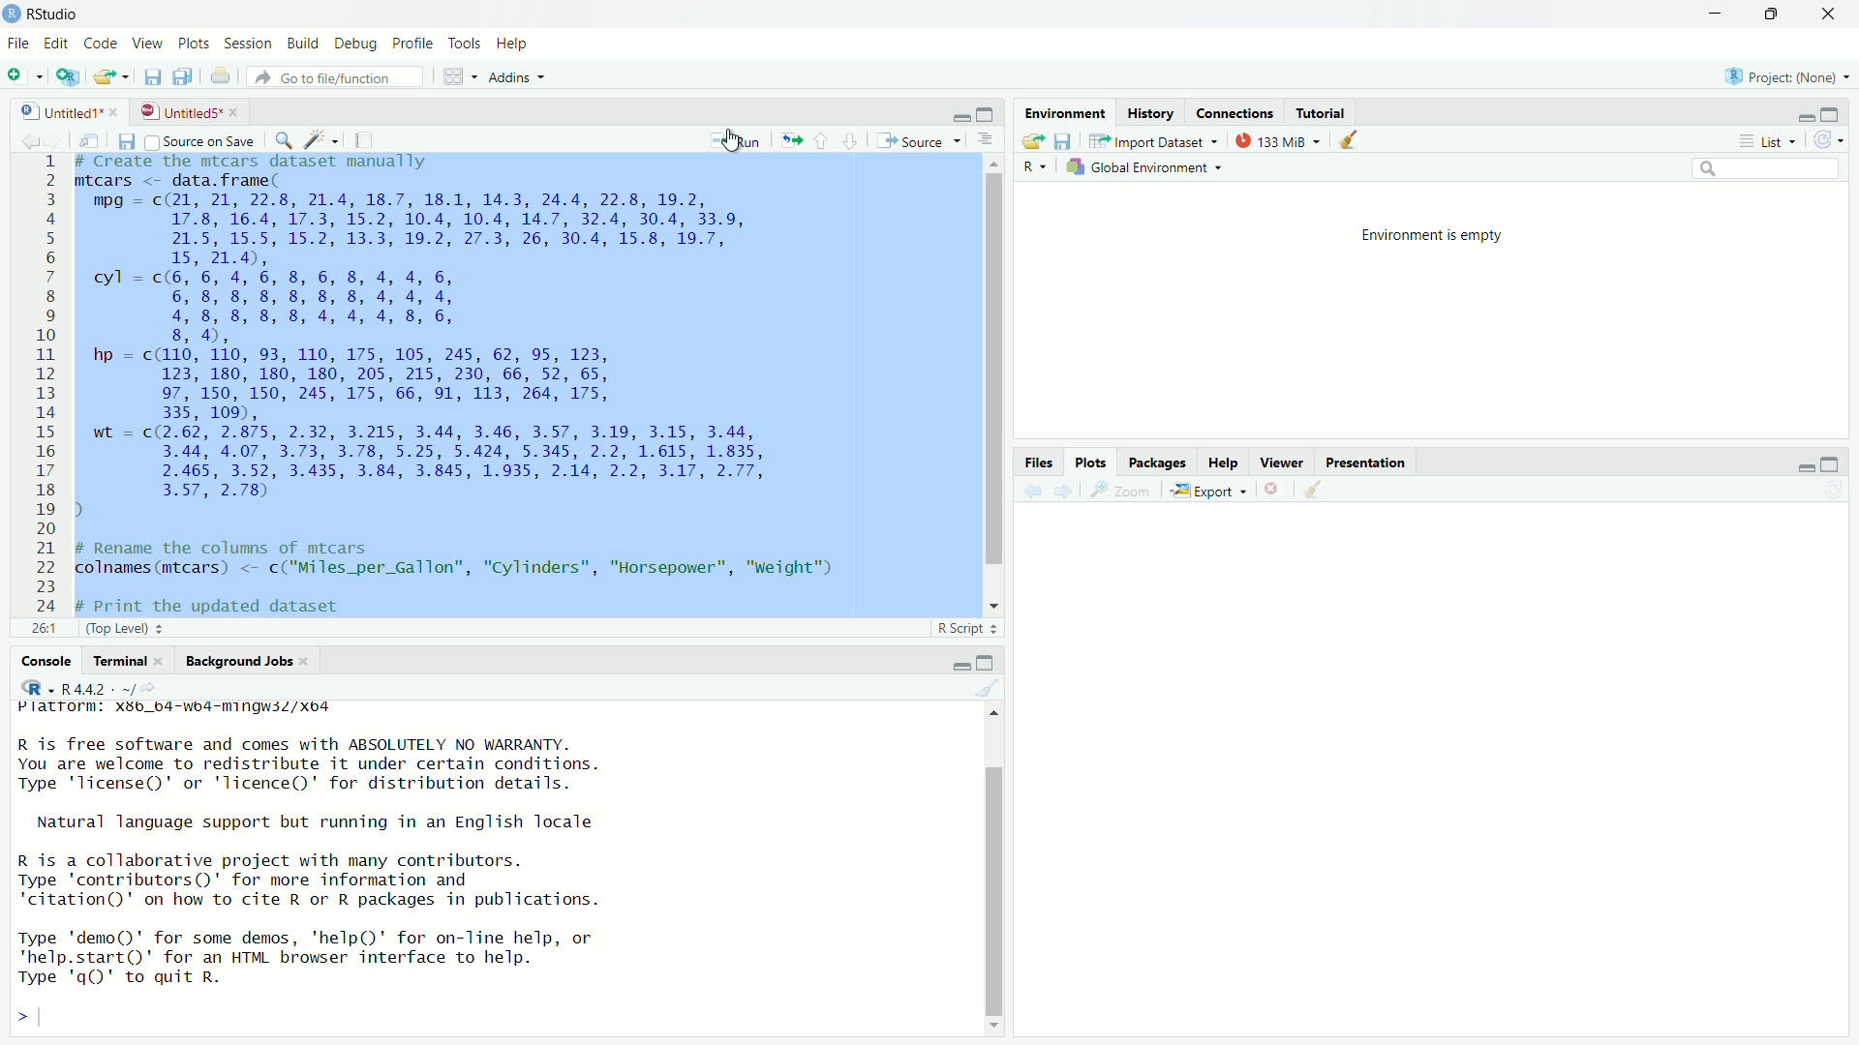 Image resolution: width=1859 pixels, height=1045 pixels. I want to click on print, so click(221, 78).